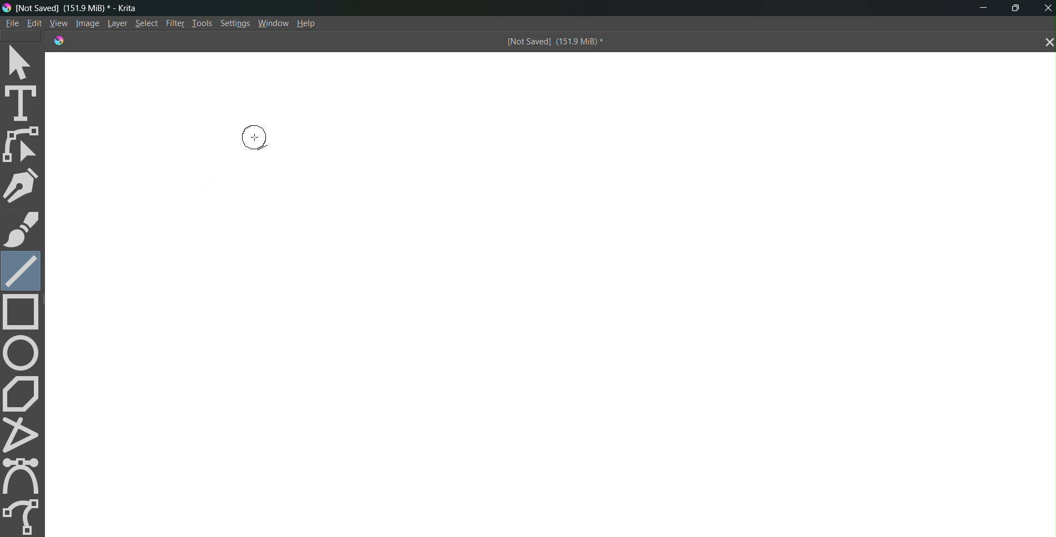 The width and height of the screenshot is (1056, 537). What do you see at coordinates (23, 393) in the screenshot?
I see `polygon` at bounding box center [23, 393].